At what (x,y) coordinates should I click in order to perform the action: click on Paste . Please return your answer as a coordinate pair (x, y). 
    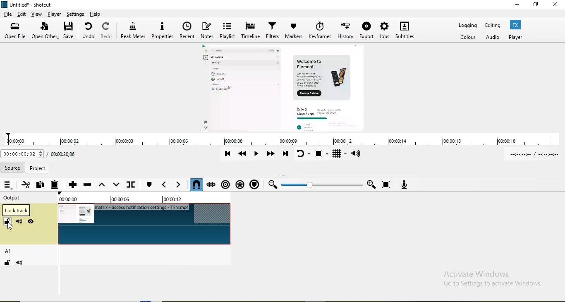
    Looking at the image, I should click on (54, 185).